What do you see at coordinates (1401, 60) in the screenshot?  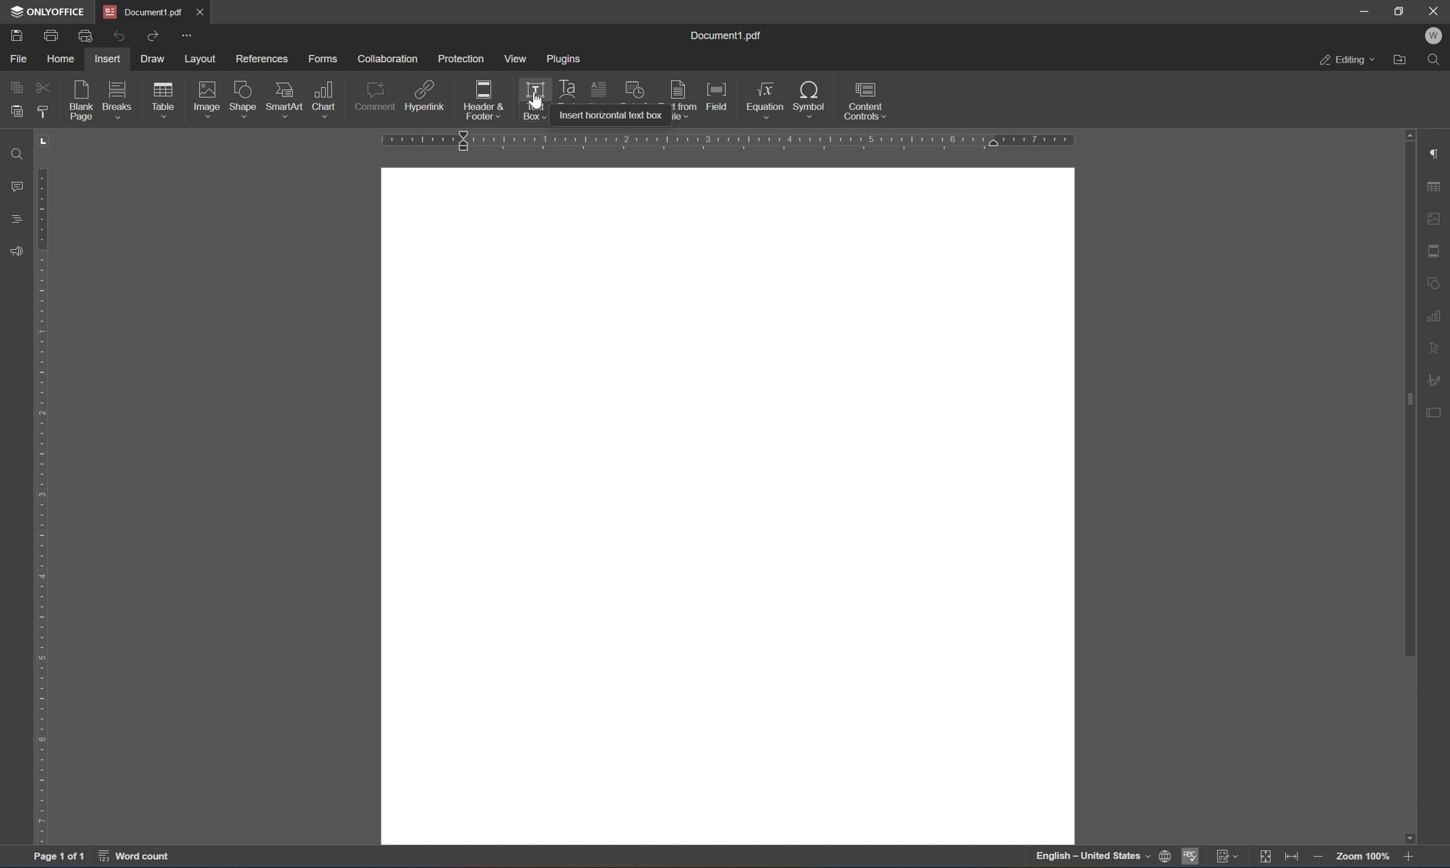 I see `Open file location` at bounding box center [1401, 60].